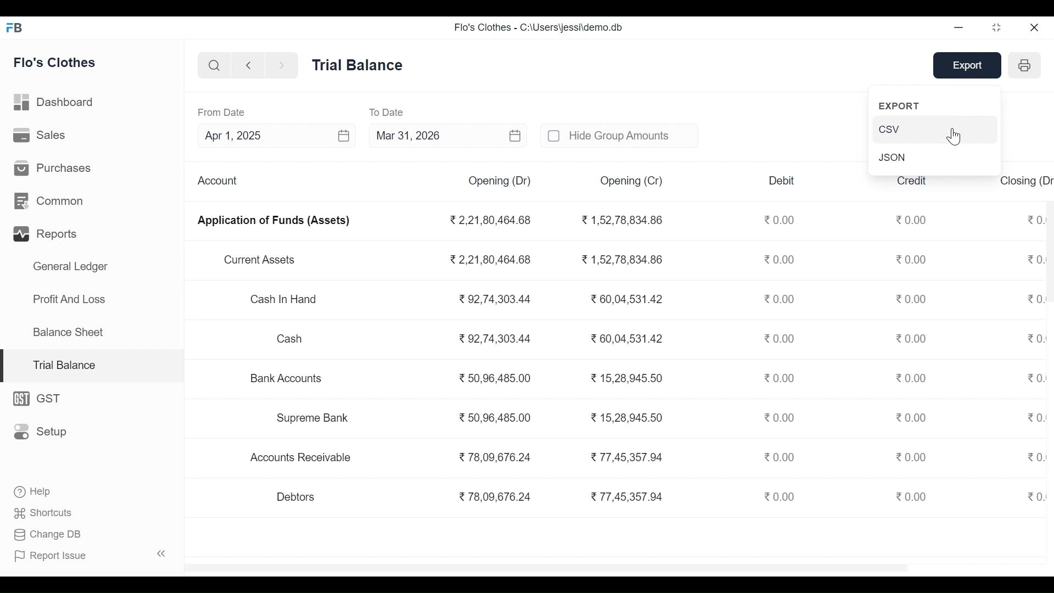 The width and height of the screenshot is (1054, 593). Describe the element at coordinates (15, 29) in the screenshot. I see `Frappe Books Desktop icon` at that location.